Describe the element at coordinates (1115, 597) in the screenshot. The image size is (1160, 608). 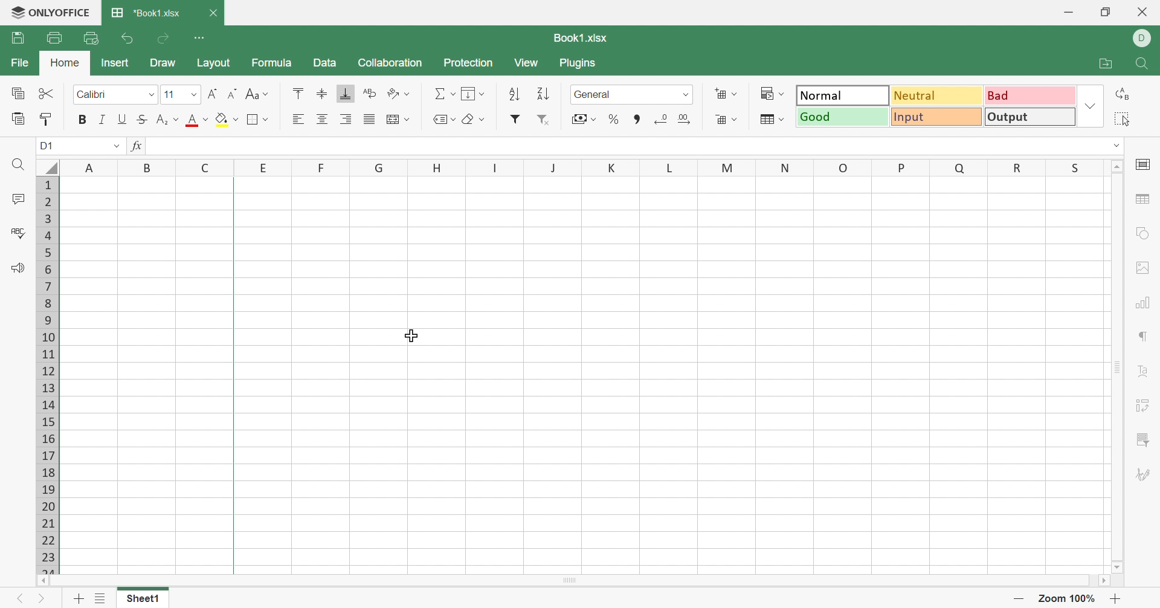
I see `Zoom in` at that location.